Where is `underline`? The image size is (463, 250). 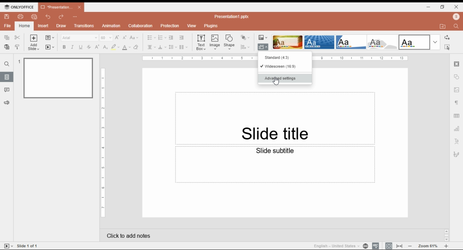
underline is located at coordinates (80, 47).